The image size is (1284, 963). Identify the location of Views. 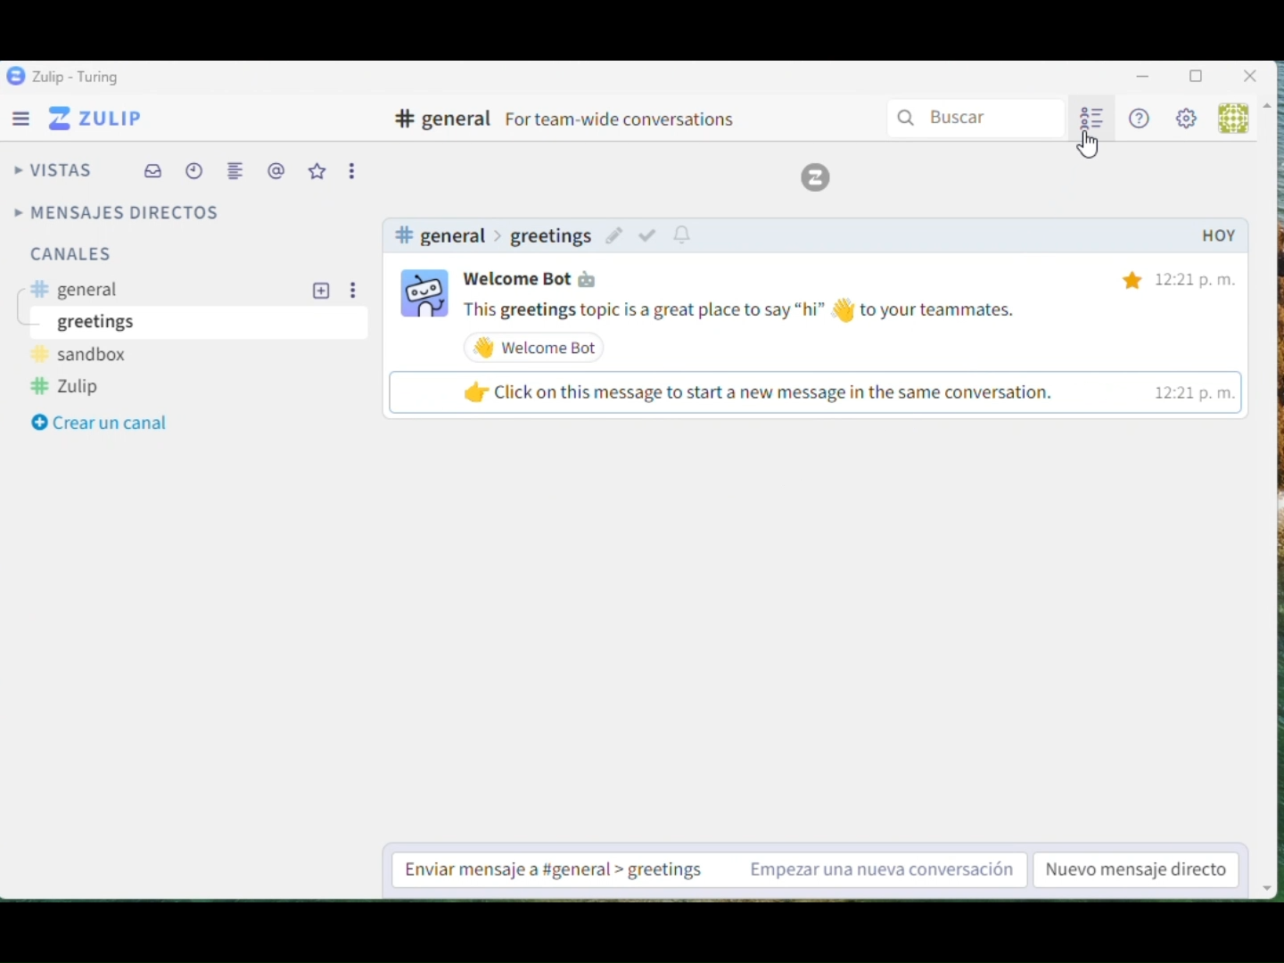
(53, 170).